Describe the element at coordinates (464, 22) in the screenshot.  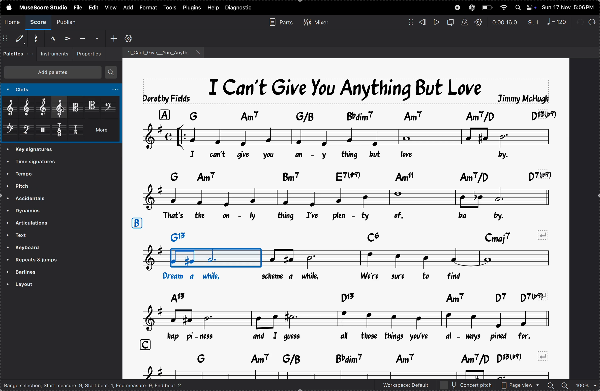
I see `metronome` at that location.